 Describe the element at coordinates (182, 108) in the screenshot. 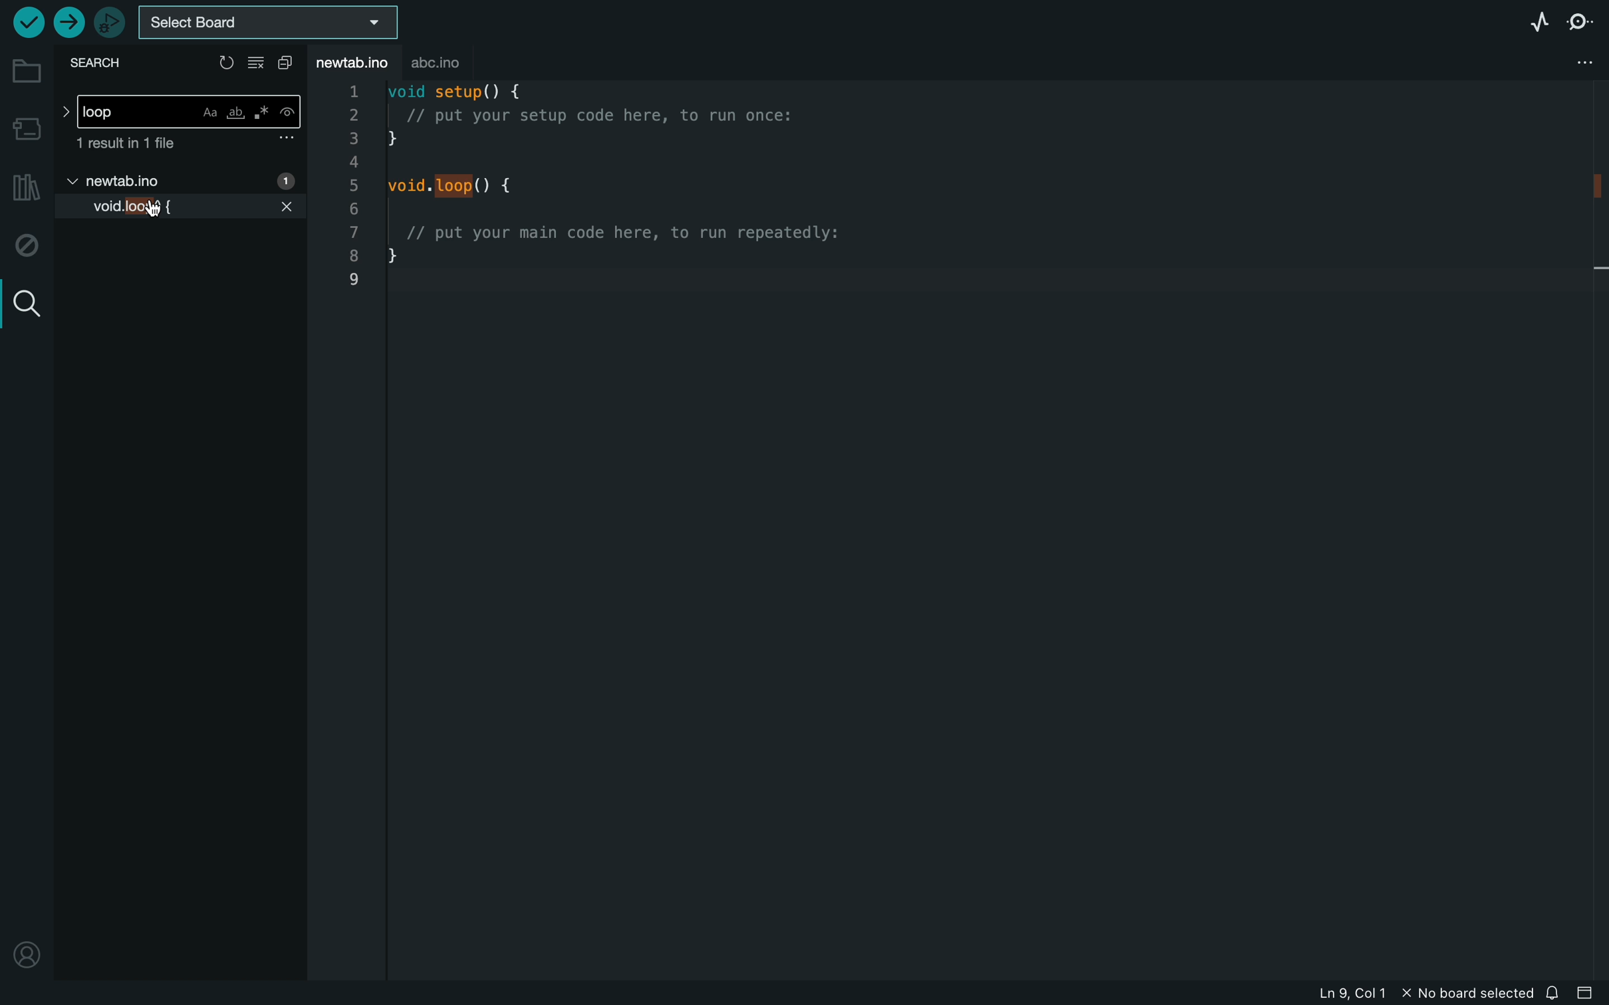

I see `loop` at that location.